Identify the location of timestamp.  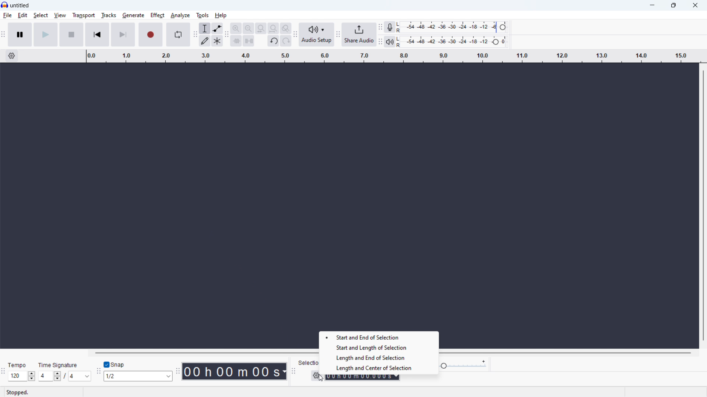
(235, 371).